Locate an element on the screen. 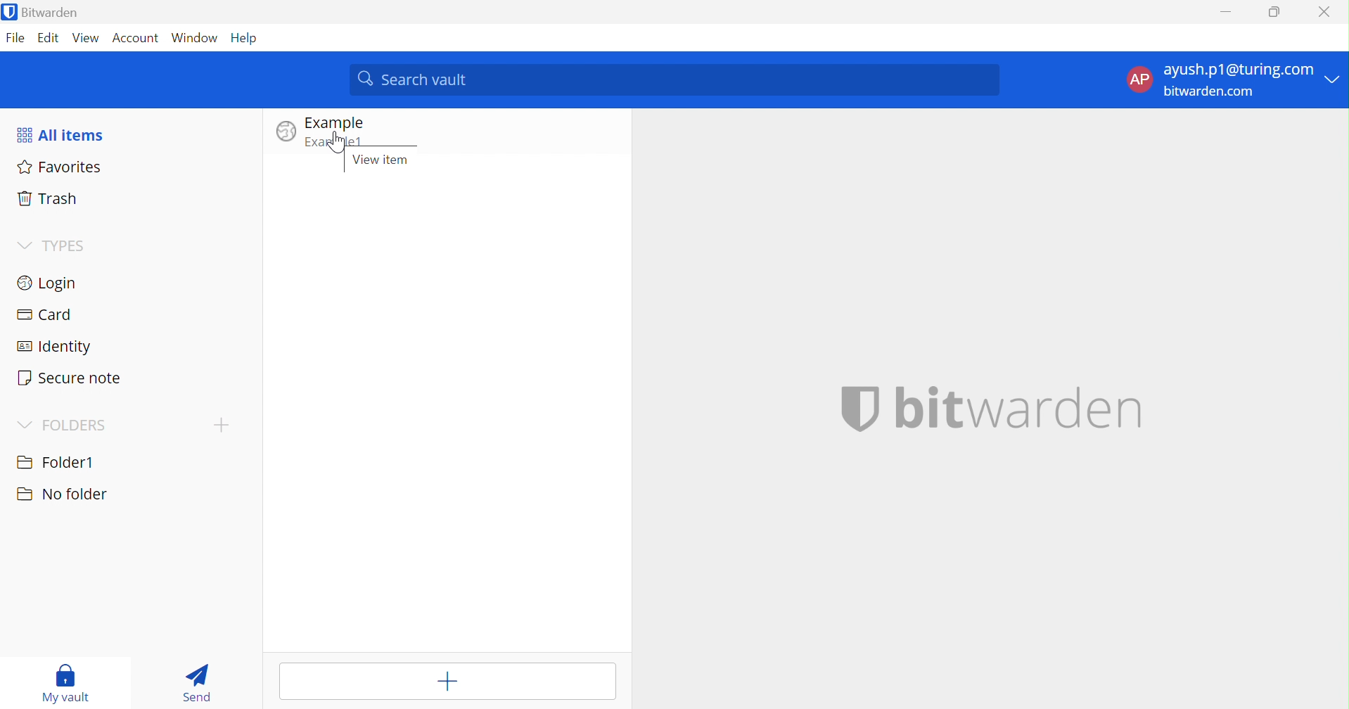 The height and width of the screenshot is (709, 1349). Drop Down is located at coordinates (23, 244).